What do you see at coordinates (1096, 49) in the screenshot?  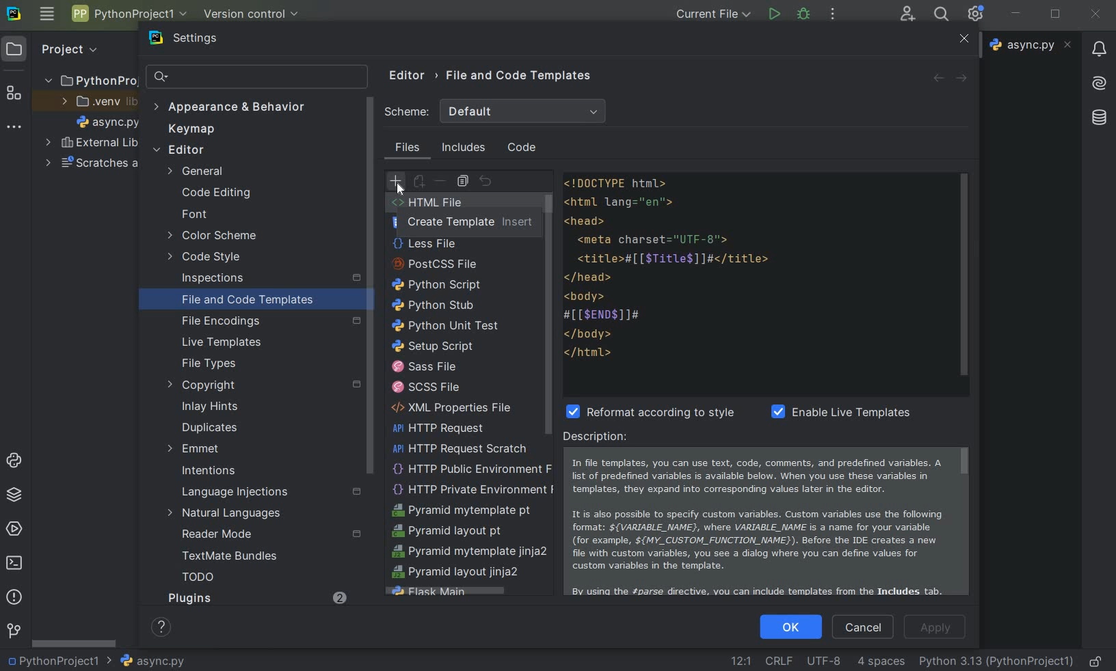 I see `notifications` at bounding box center [1096, 49].